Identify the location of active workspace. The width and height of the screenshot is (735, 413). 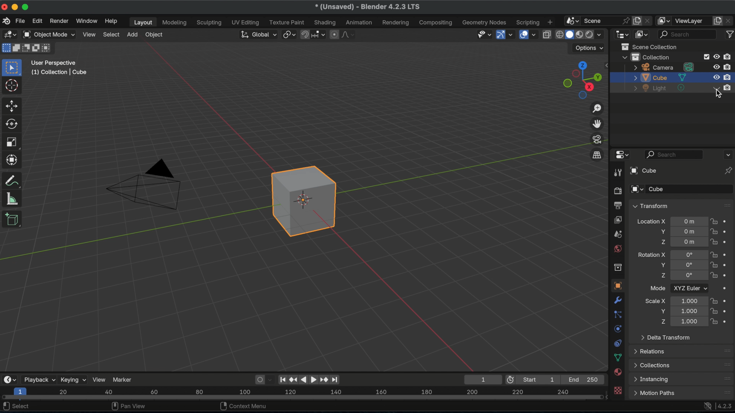
(666, 21).